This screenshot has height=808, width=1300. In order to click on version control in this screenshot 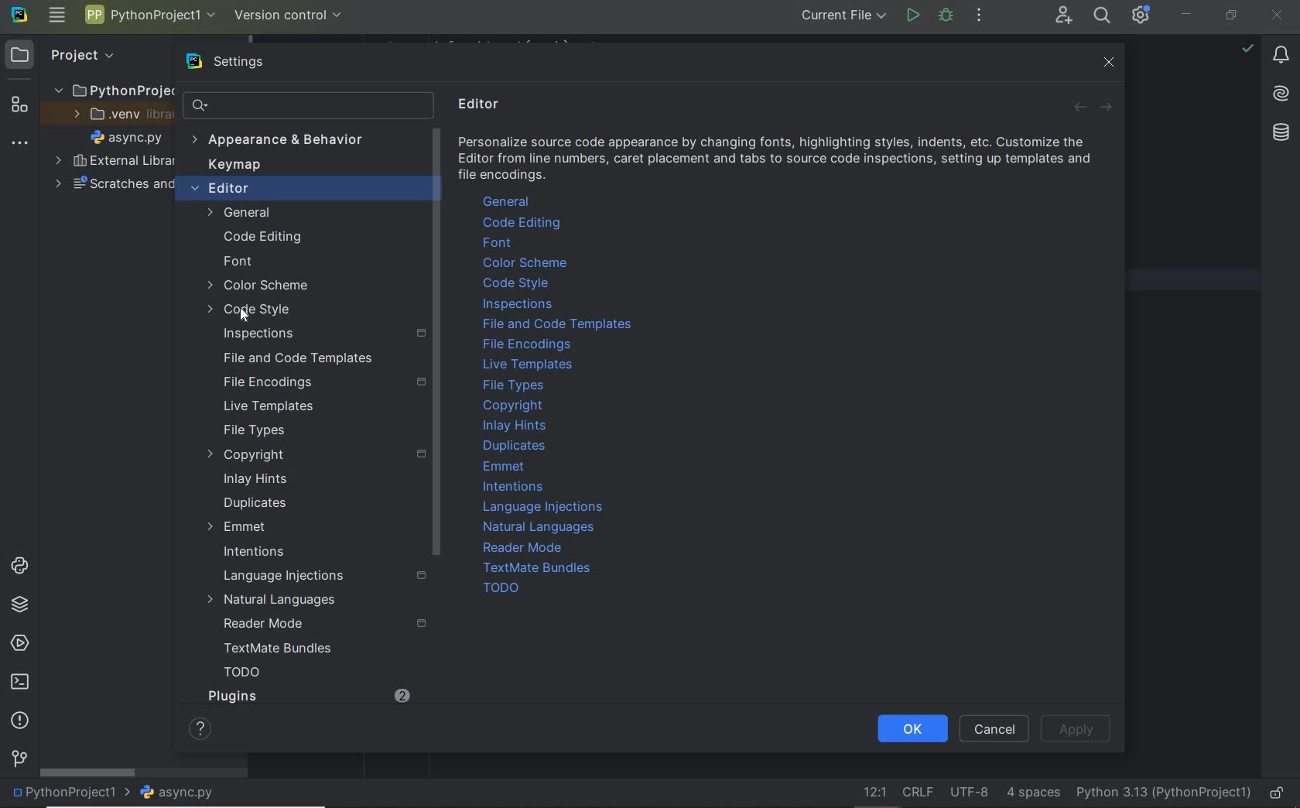, I will do `click(289, 15)`.